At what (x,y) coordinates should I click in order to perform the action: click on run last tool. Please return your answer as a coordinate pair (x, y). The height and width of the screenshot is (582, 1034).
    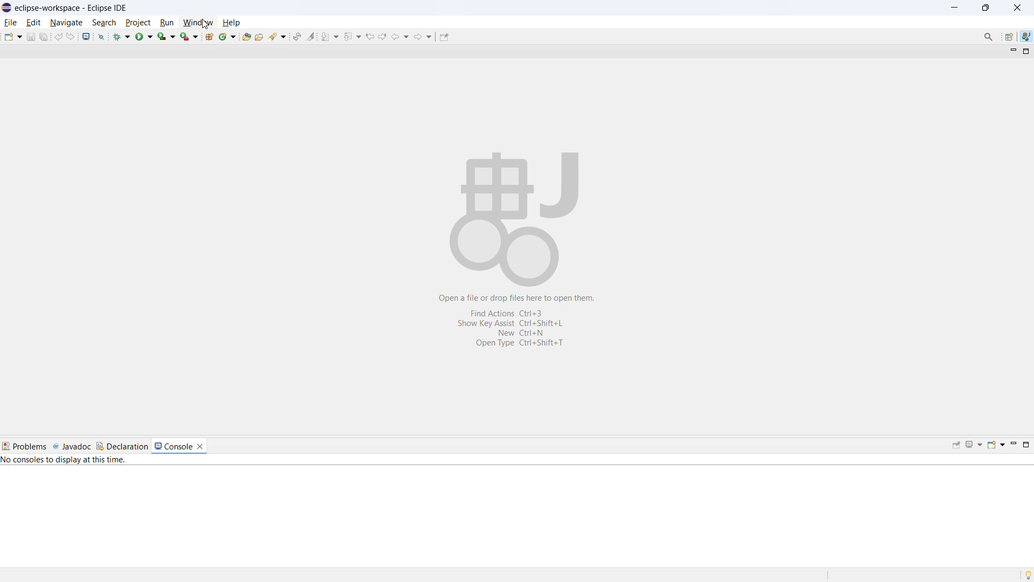
    Looking at the image, I should click on (189, 36).